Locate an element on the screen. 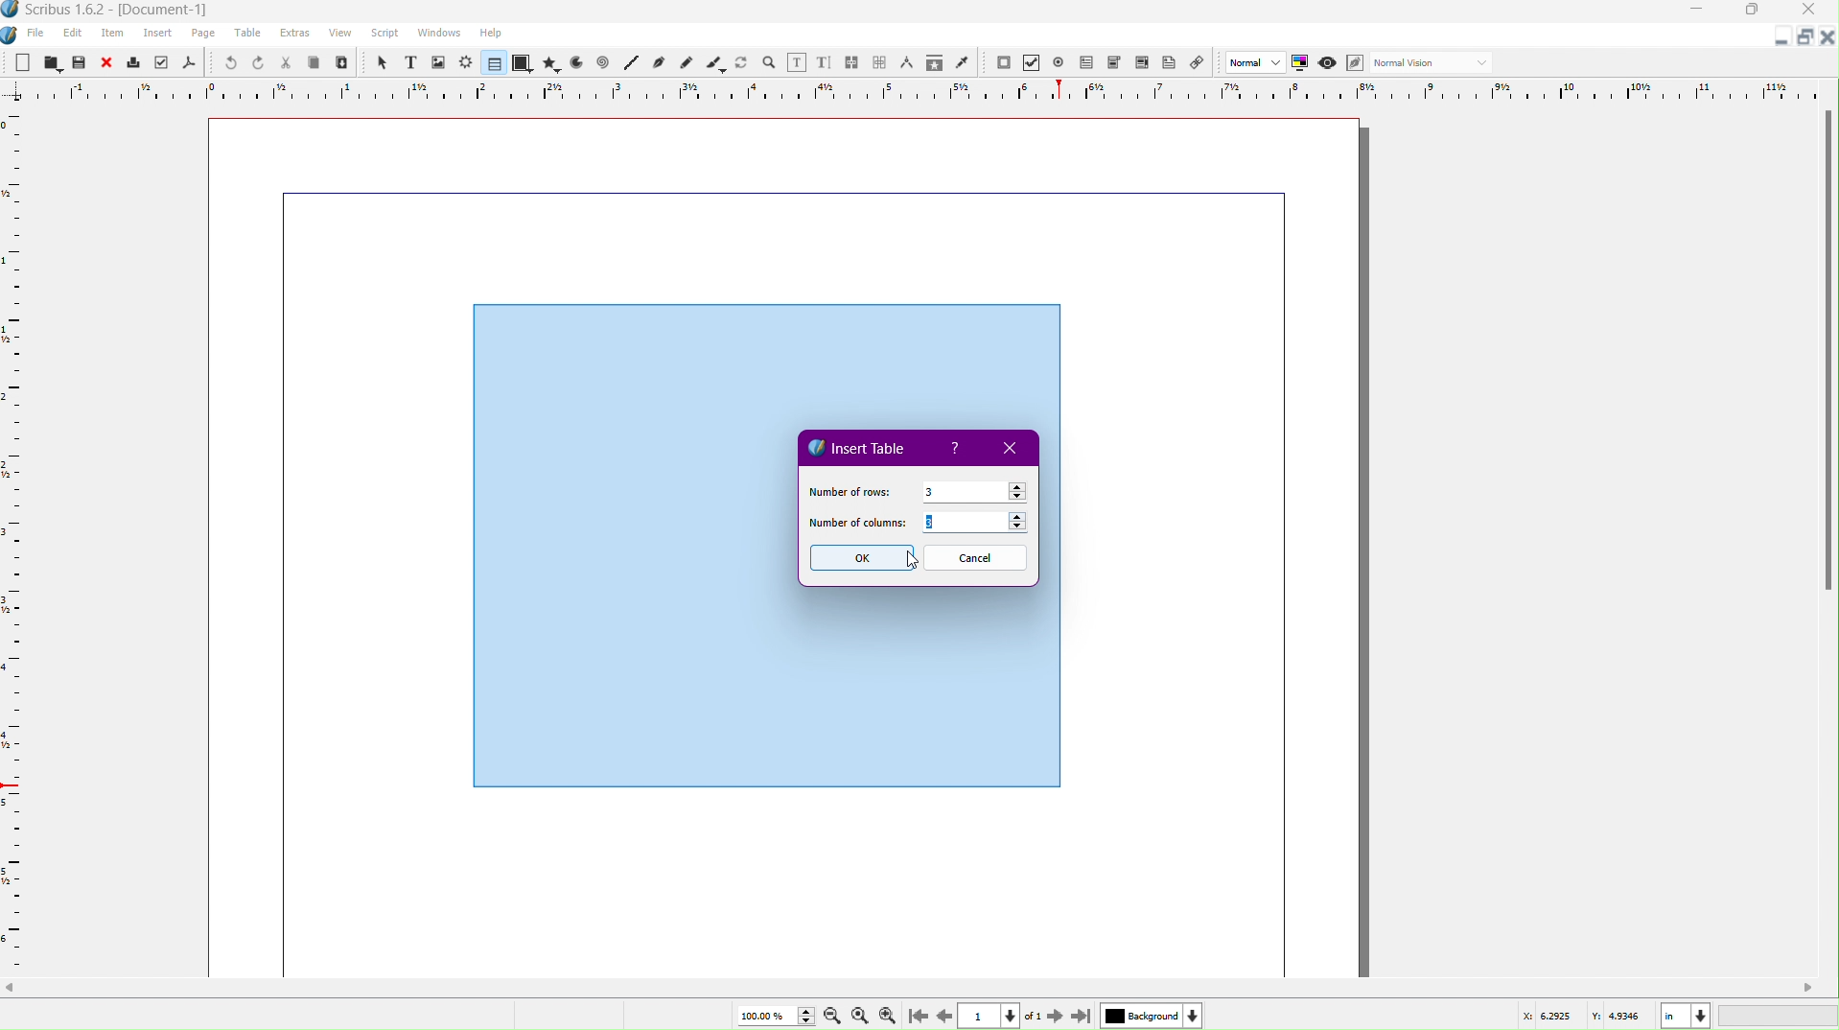  Save as PDF is located at coordinates (188, 63).